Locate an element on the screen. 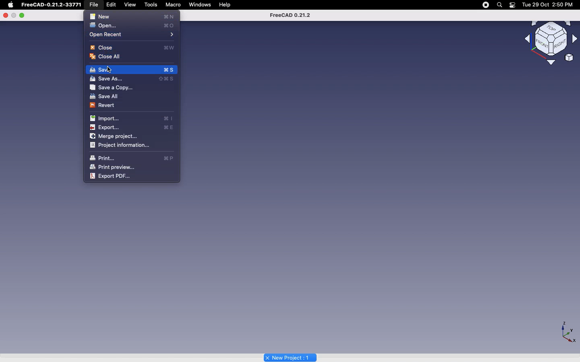 This screenshot has width=580, height=362. Apple logo is located at coordinates (11, 5).